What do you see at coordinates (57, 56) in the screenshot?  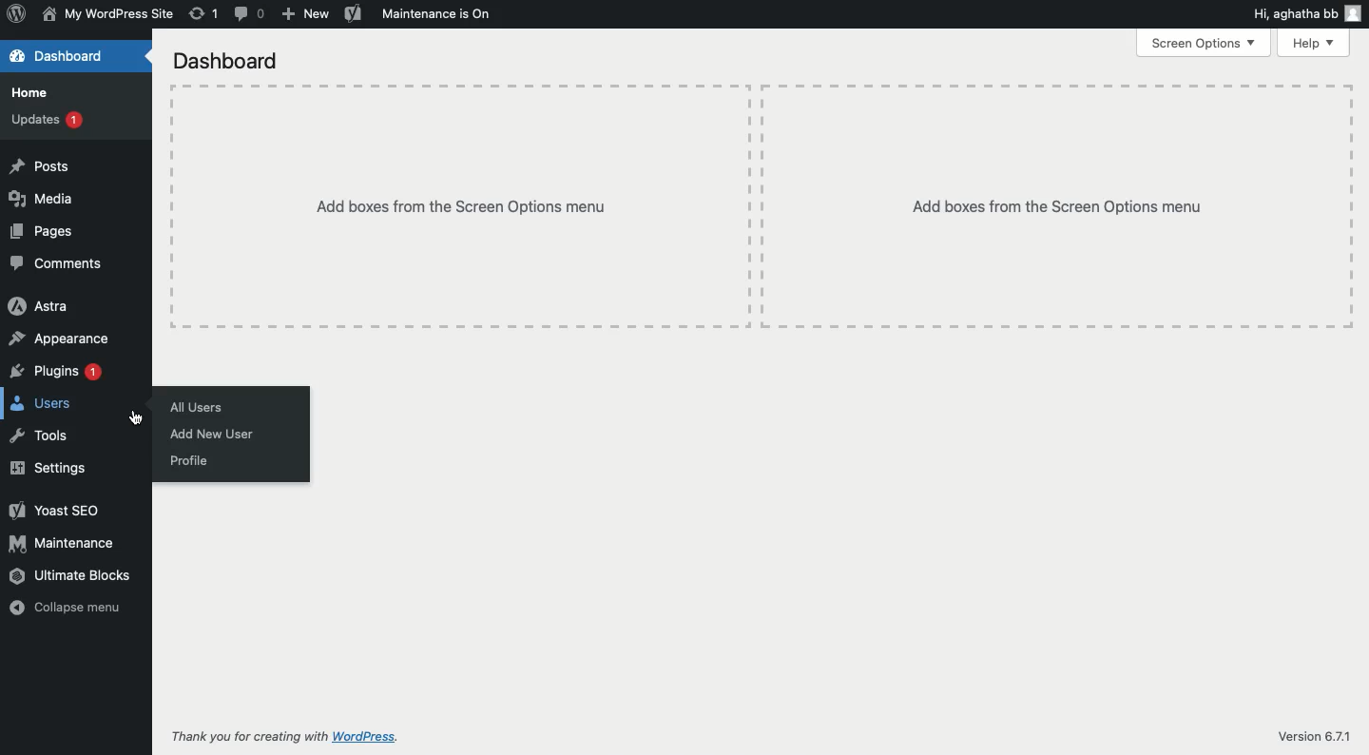 I see `Dashboard` at bounding box center [57, 56].